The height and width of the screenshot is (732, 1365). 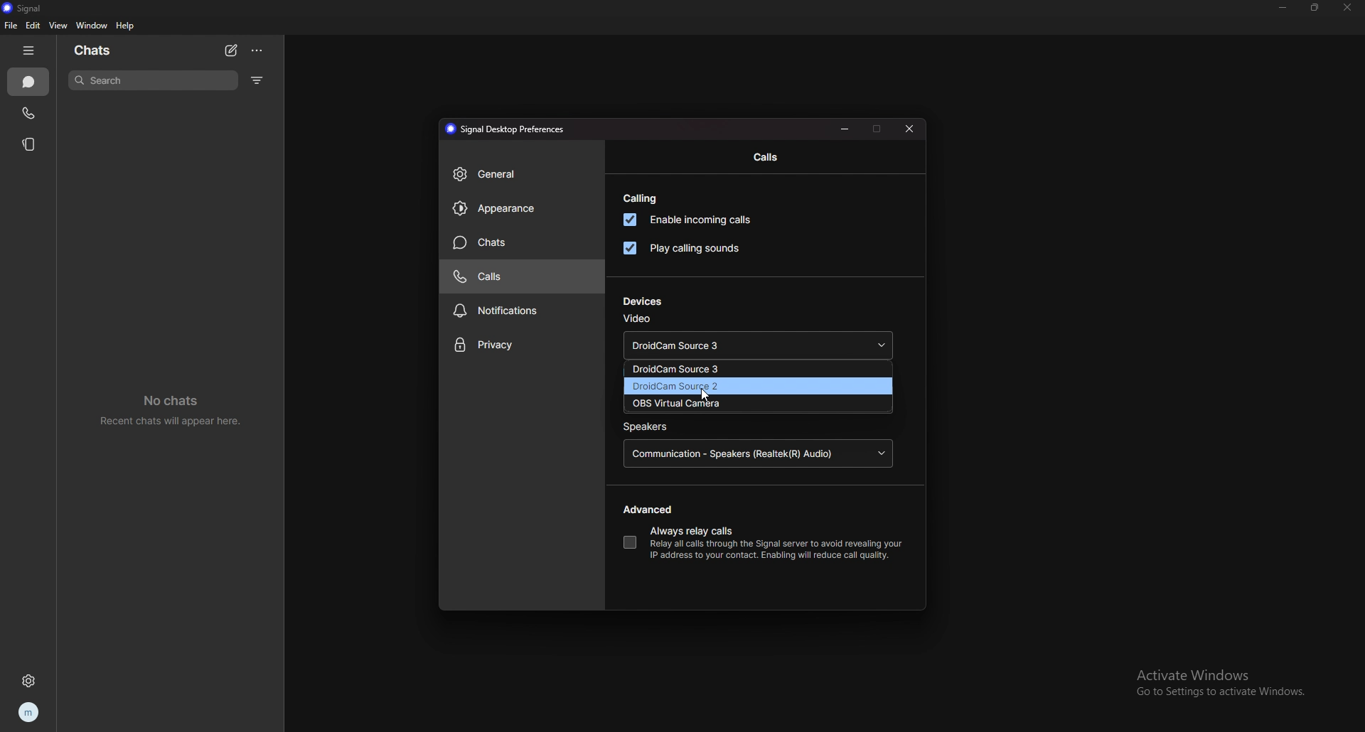 I want to click on stories, so click(x=29, y=144).